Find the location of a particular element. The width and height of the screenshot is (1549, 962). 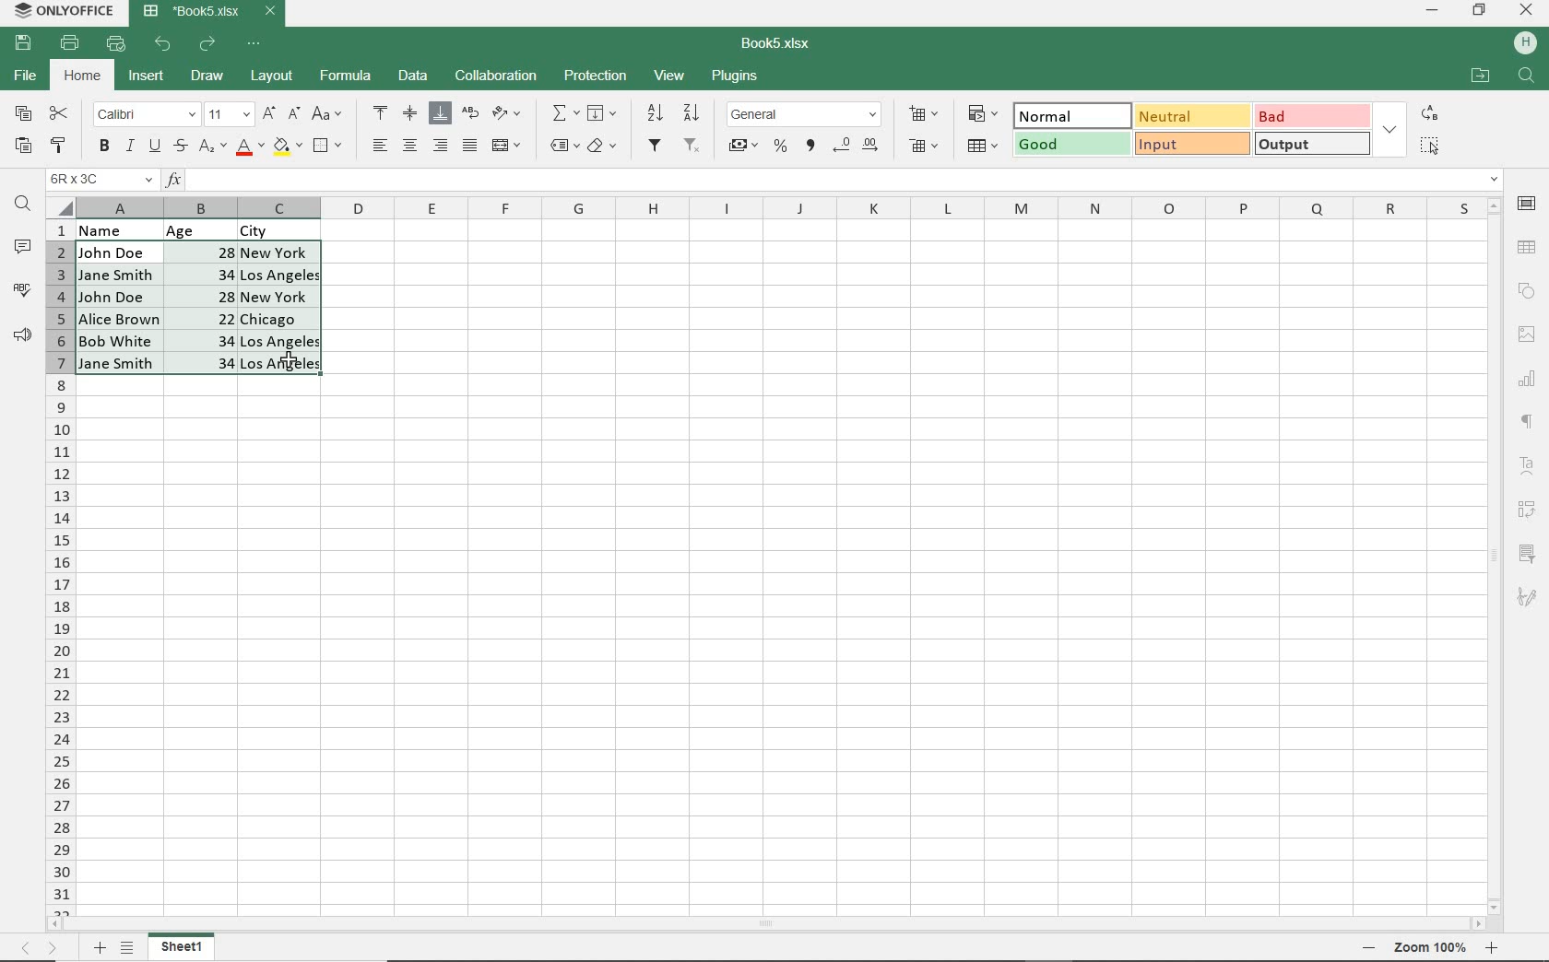

MOVE SHEETS is located at coordinates (39, 949).